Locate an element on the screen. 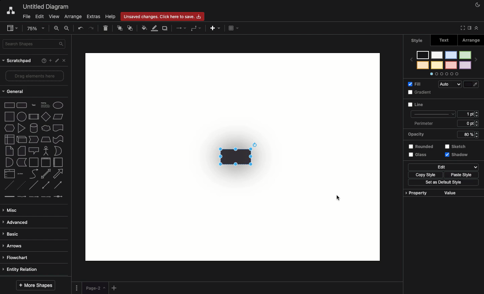 The image size is (484, 294). Sketch is located at coordinates (456, 146).